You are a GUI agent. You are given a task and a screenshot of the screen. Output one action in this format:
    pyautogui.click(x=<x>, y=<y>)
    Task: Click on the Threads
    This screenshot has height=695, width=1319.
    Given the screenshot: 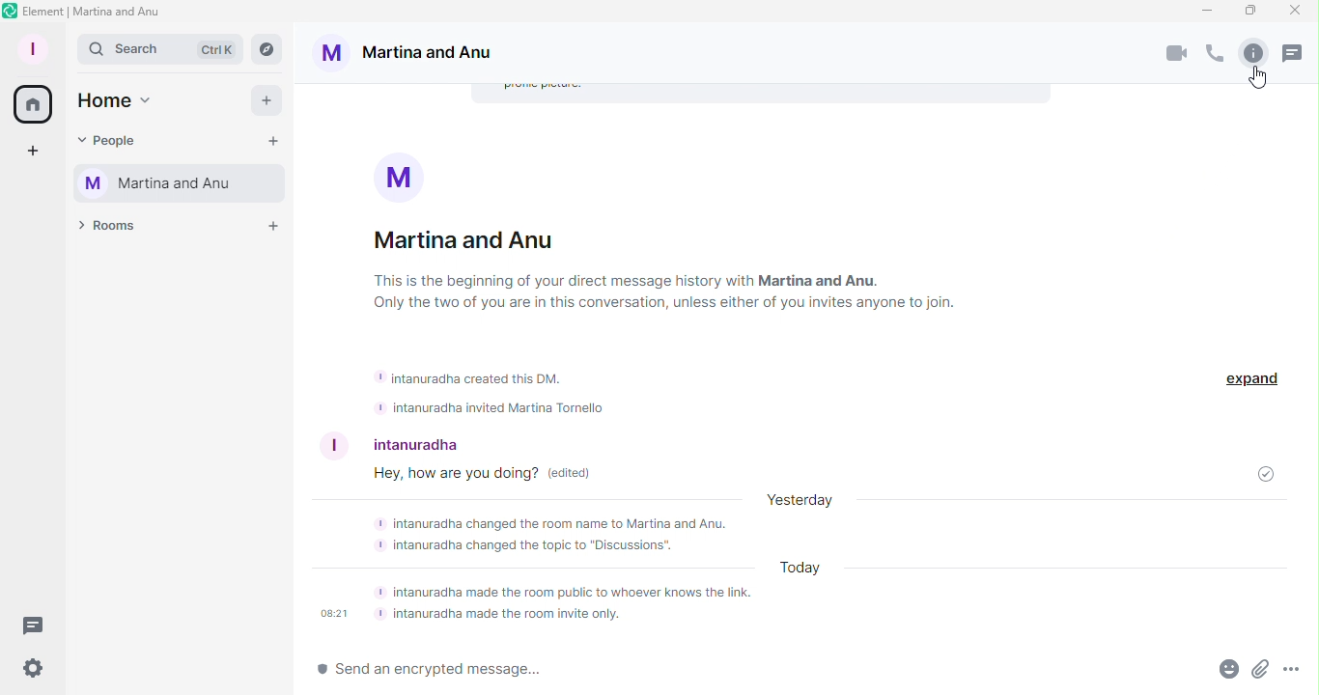 What is the action you would take?
    pyautogui.click(x=39, y=625)
    